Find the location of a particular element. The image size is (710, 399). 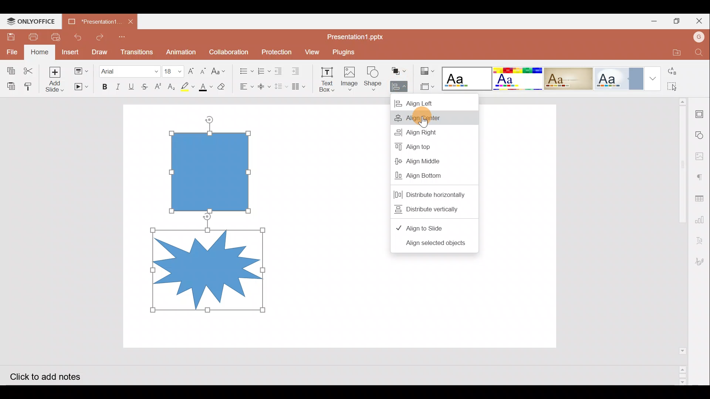

Click to add notes is located at coordinates (51, 376).